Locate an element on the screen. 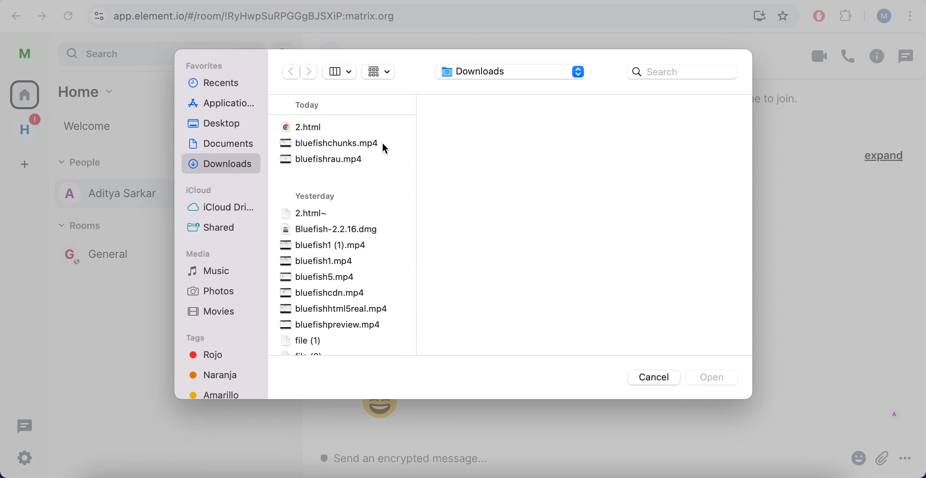 This screenshot has width=926, height=478. file is located at coordinates (323, 244).